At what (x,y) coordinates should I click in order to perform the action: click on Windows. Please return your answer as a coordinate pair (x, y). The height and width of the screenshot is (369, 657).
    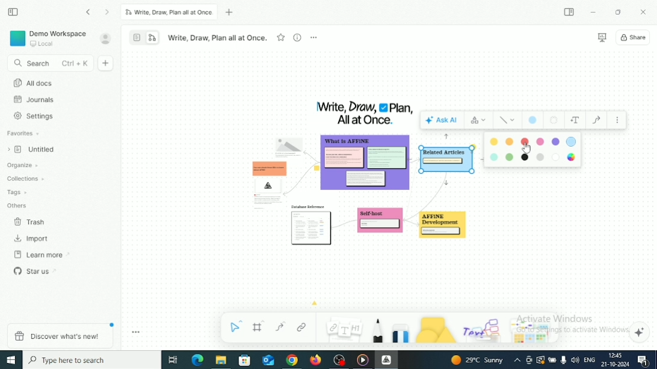
    Looking at the image, I should click on (11, 360).